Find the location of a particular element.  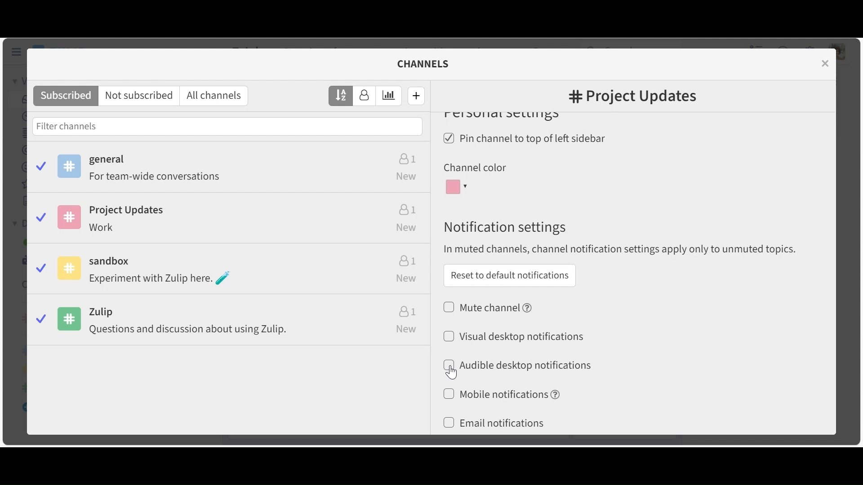

Channel color dropdown menu is located at coordinates (458, 187).